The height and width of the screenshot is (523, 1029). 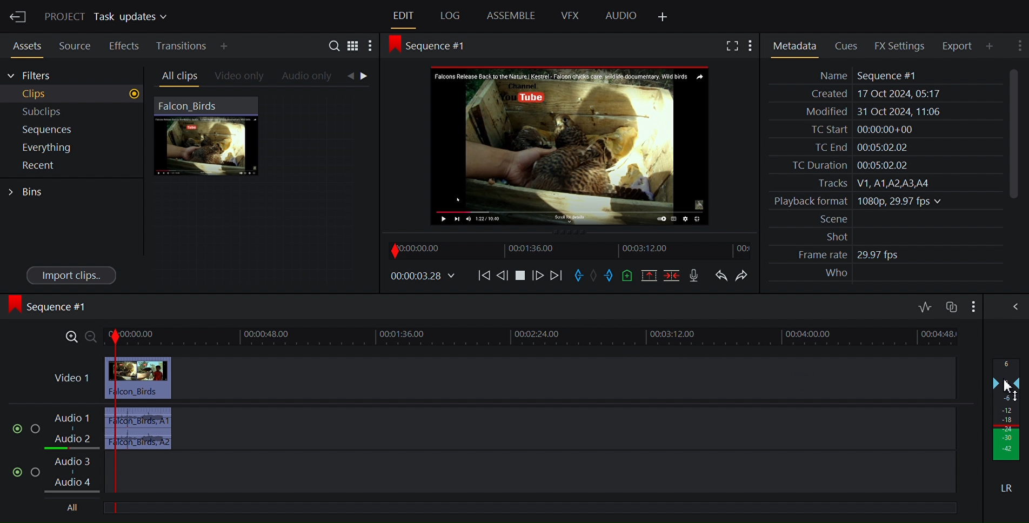 I want to click on Assemble, so click(x=510, y=16).